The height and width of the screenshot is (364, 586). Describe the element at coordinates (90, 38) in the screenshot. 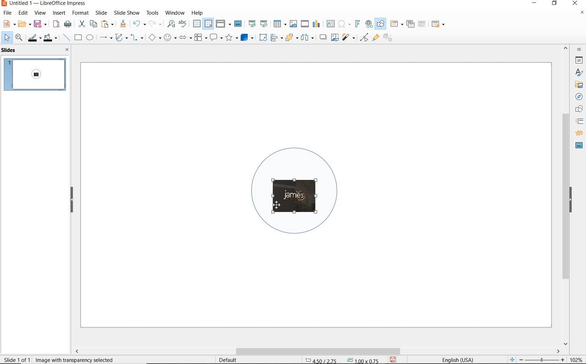

I see `ellipse` at that location.